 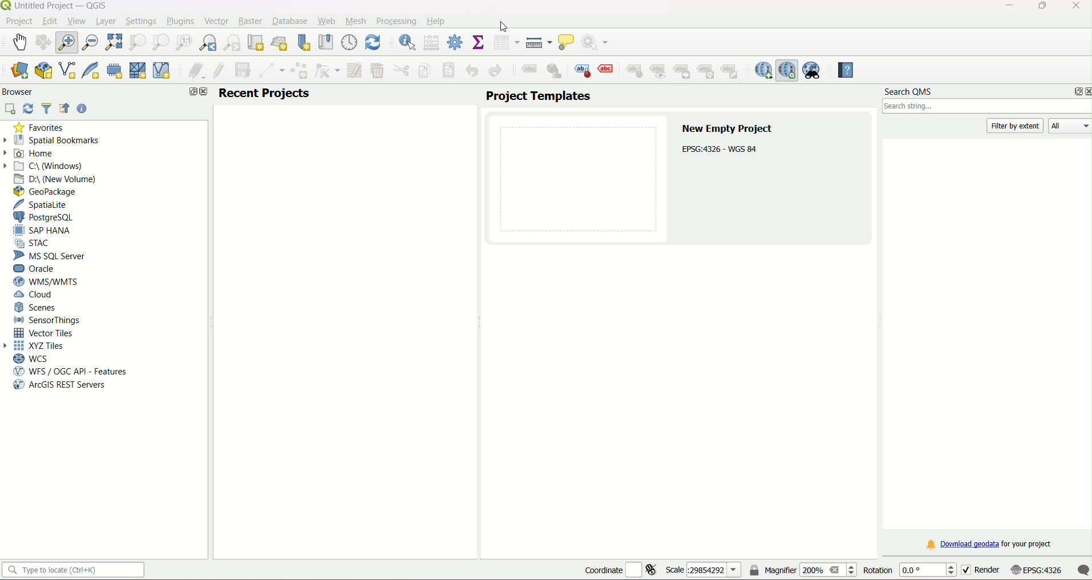 What do you see at coordinates (83, 108) in the screenshot?
I see `enable/disable properties widget` at bounding box center [83, 108].